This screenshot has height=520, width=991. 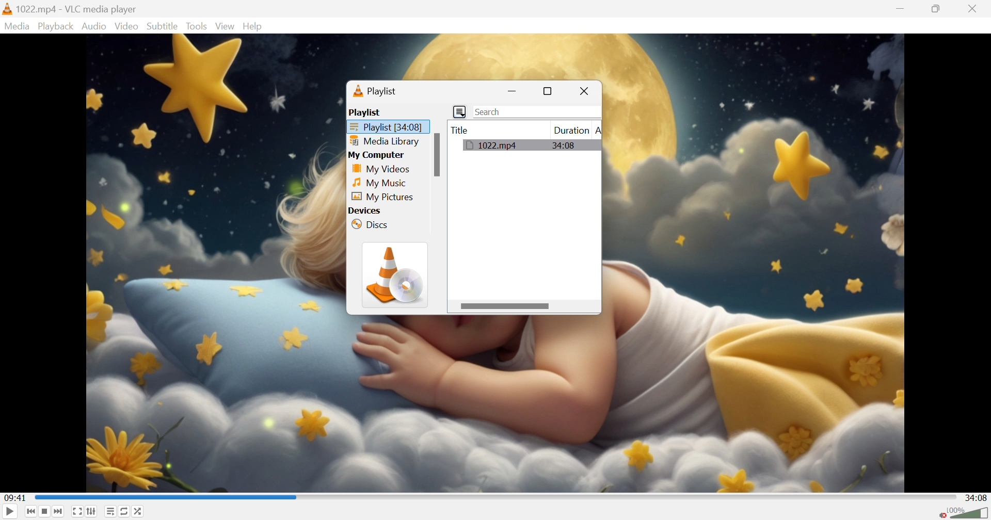 I want to click on Click to toggle between loop all, loop one and no loop, so click(x=126, y=511).